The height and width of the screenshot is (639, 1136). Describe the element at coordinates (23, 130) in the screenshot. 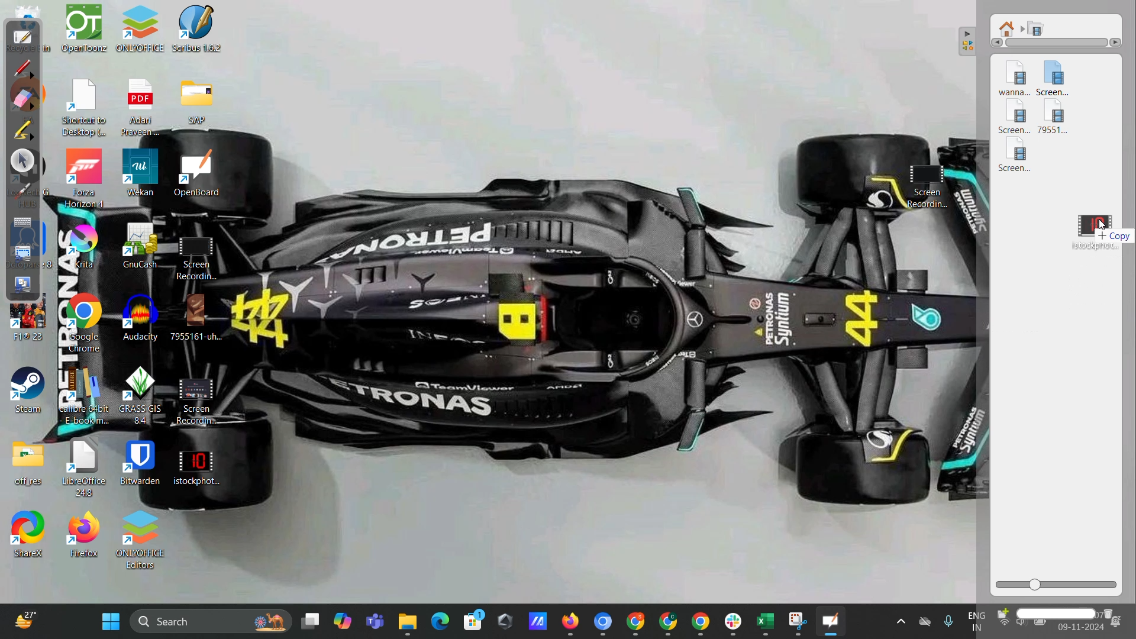

I see `highlight` at that location.